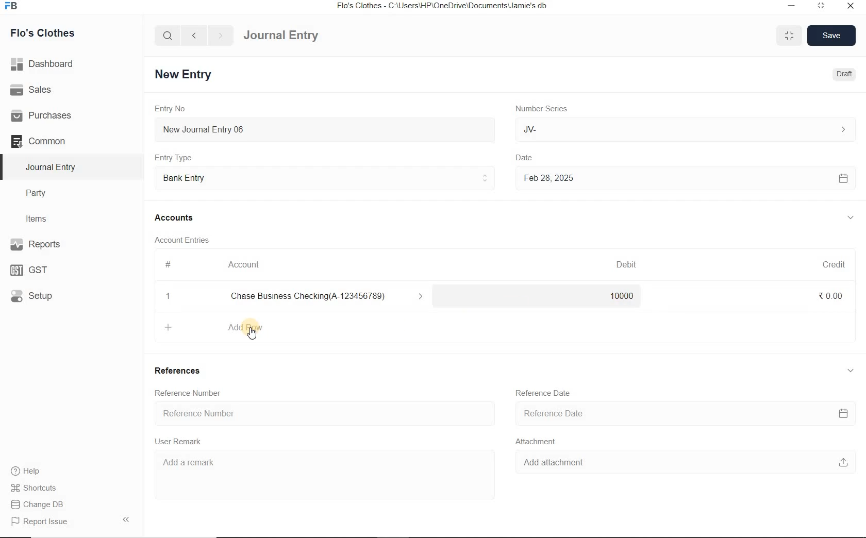  What do you see at coordinates (41, 217) in the screenshot?
I see `Items` at bounding box center [41, 217].